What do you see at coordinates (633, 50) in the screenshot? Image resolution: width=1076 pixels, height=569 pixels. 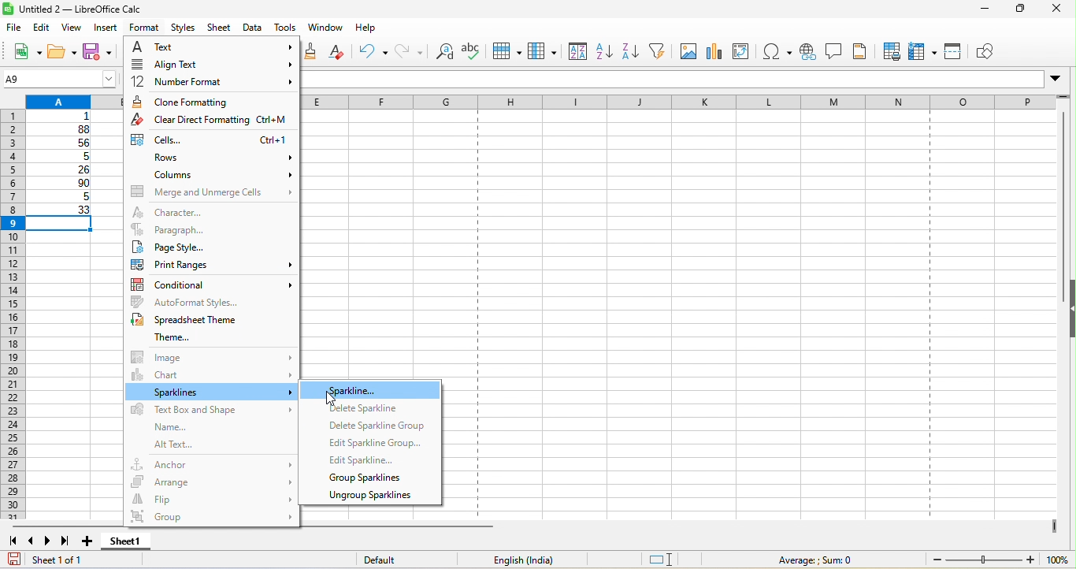 I see `sort descending` at bounding box center [633, 50].